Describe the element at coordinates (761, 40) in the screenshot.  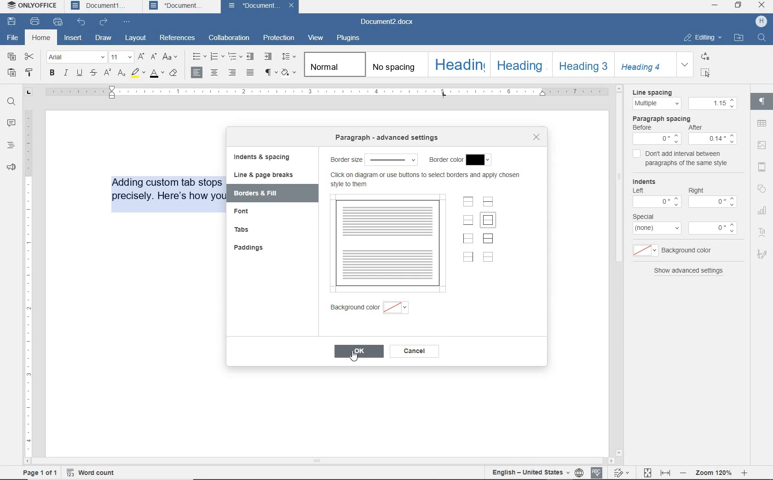
I see `search` at that location.